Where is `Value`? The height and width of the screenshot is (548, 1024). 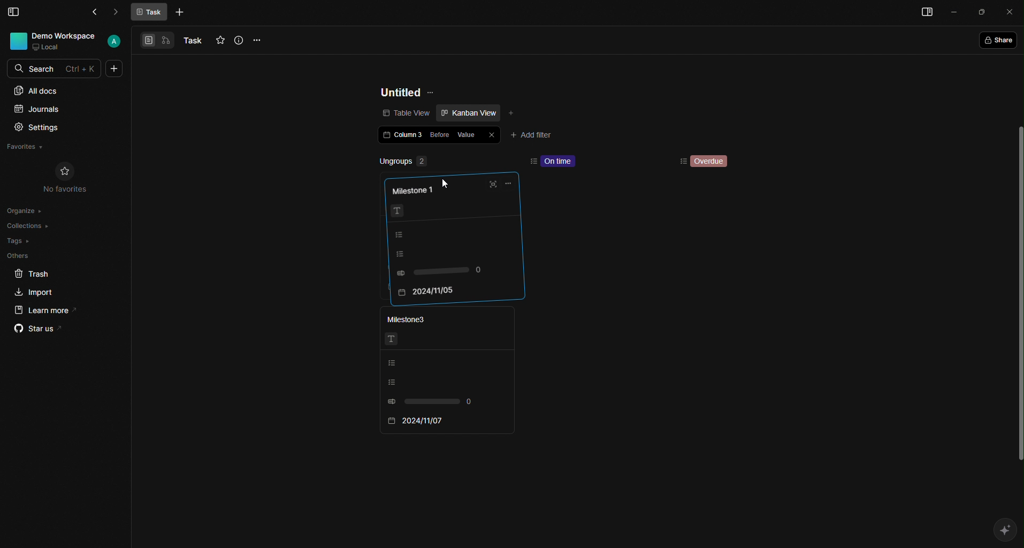 Value is located at coordinates (467, 133).